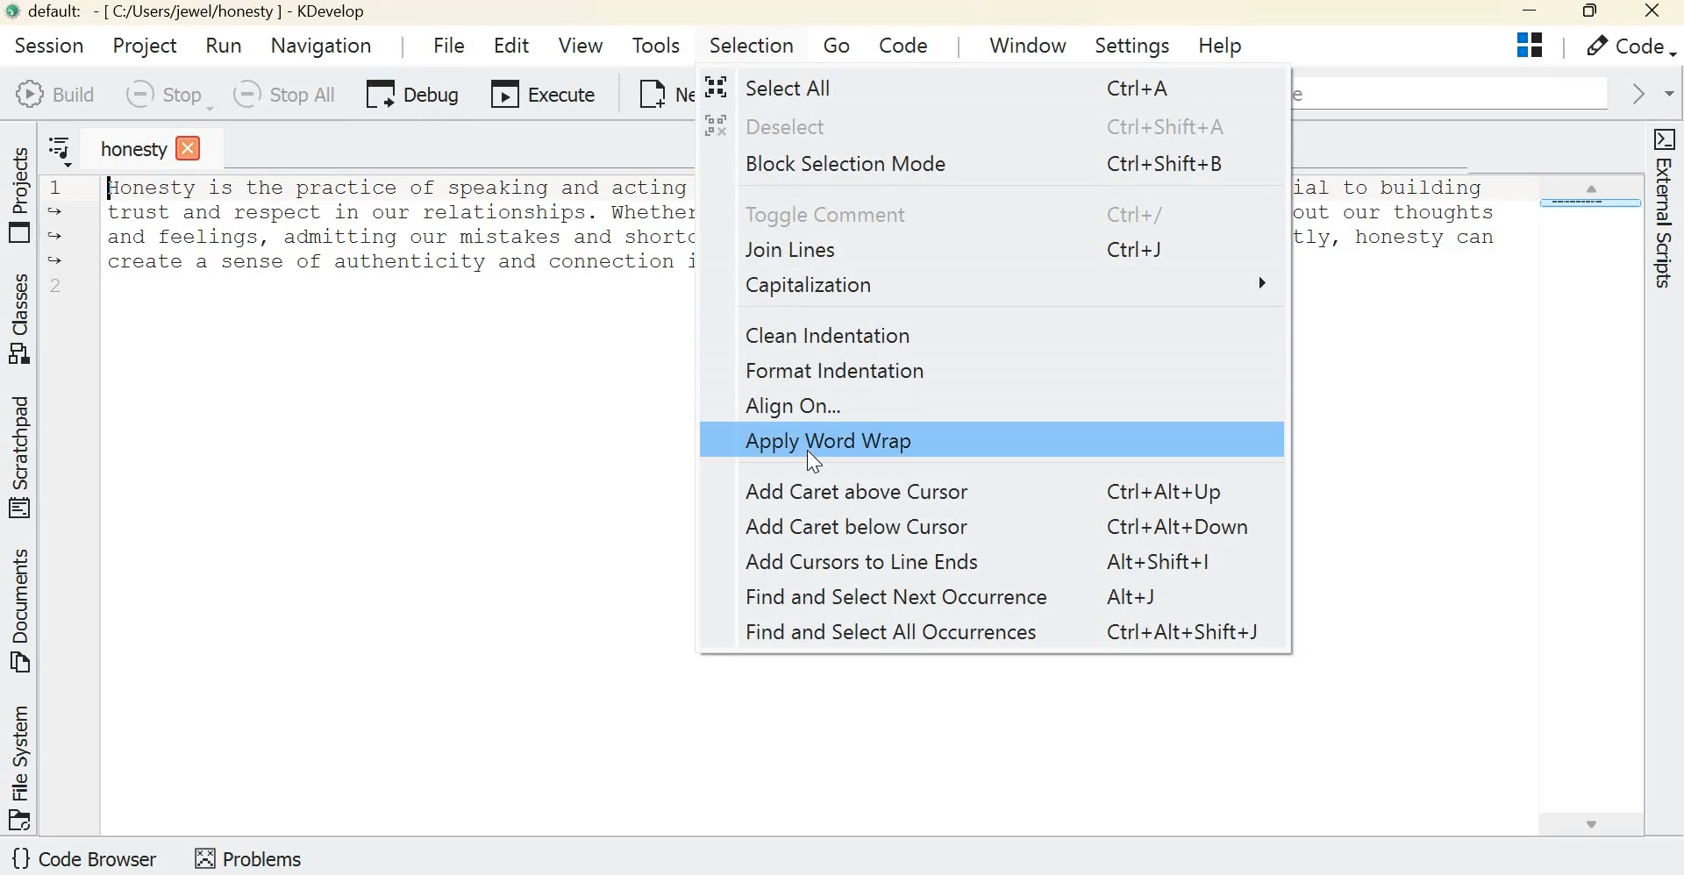  Describe the element at coordinates (657, 93) in the screenshot. I see `New file` at that location.